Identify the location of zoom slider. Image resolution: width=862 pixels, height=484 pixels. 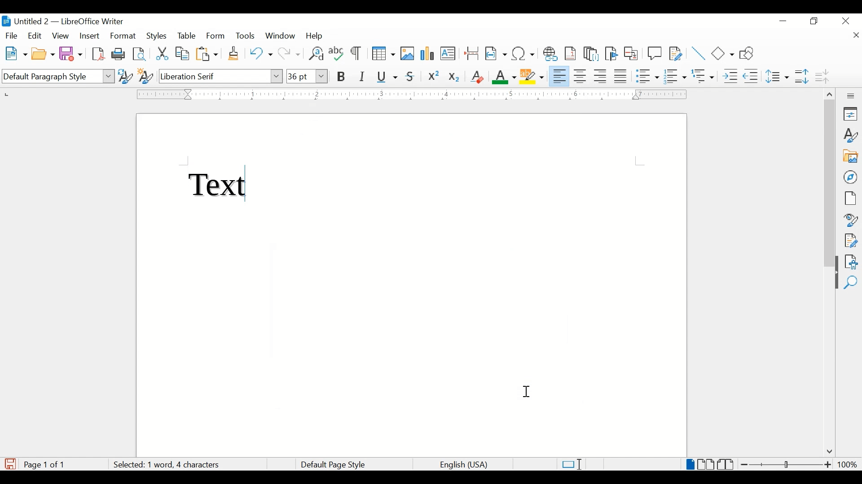
(787, 464).